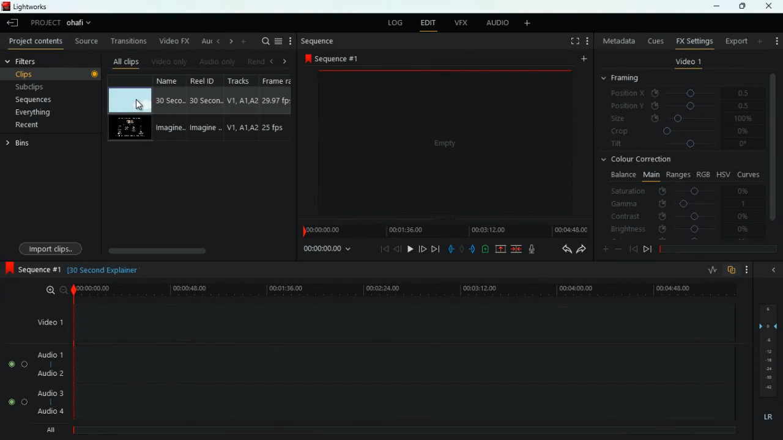 Image resolution: width=783 pixels, height=440 pixels. I want to click on - 12 (layer), so click(770, 351).